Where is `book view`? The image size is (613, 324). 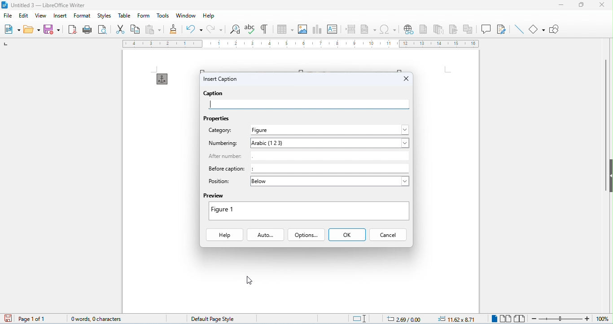 book view is located at coordinates (519, 319).